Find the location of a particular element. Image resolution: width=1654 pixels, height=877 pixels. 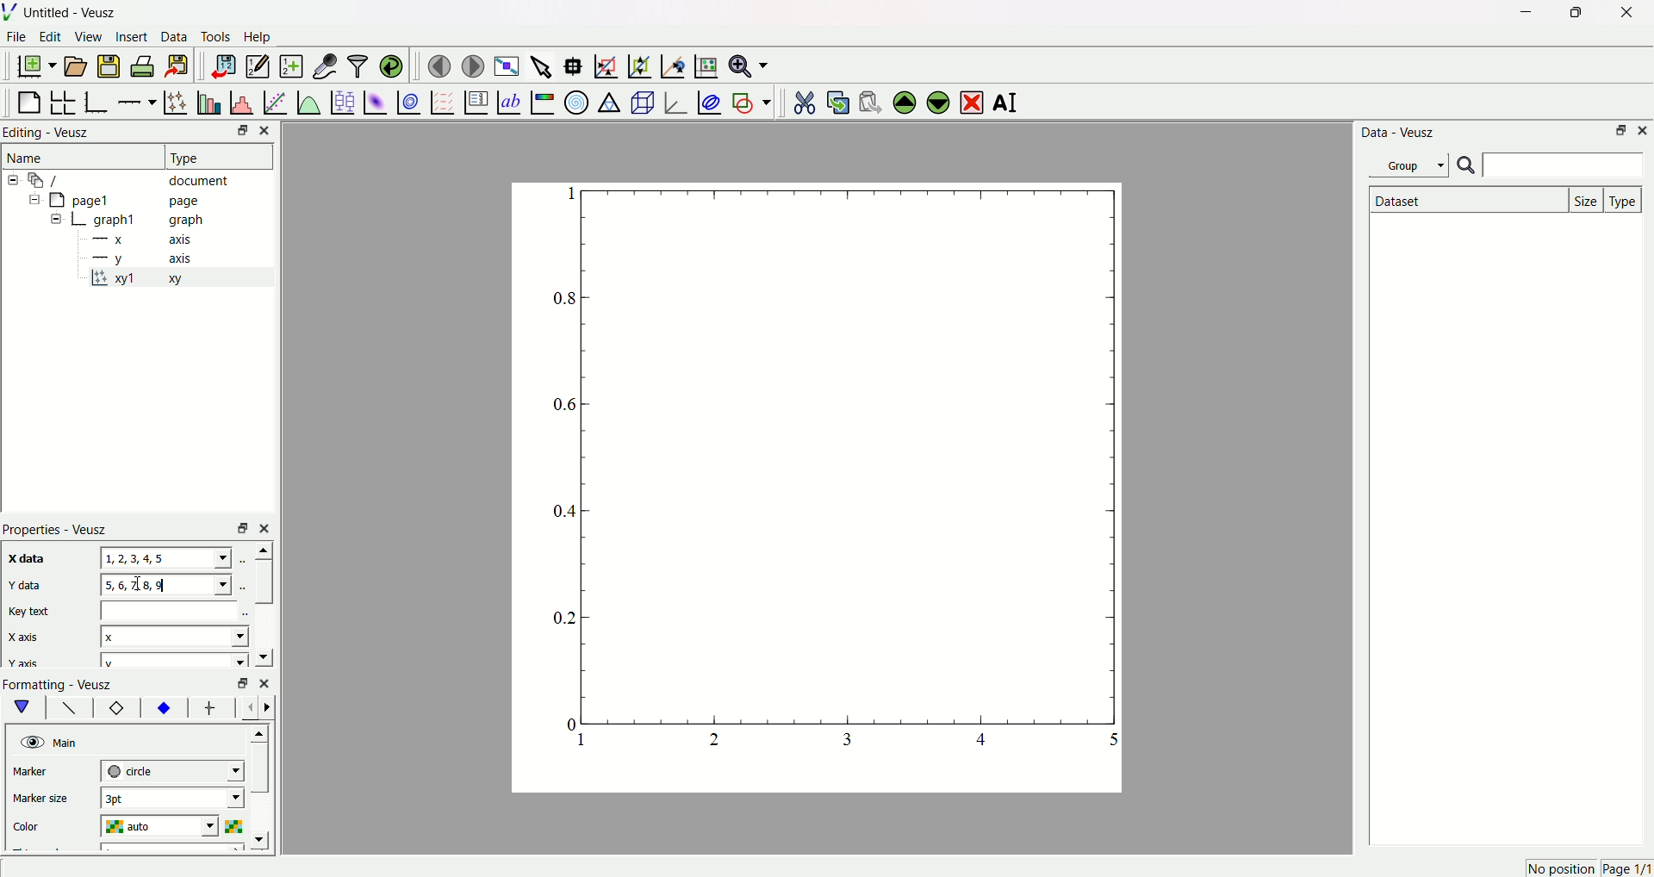

move  the widgets down is located at coordinates (936, 102).